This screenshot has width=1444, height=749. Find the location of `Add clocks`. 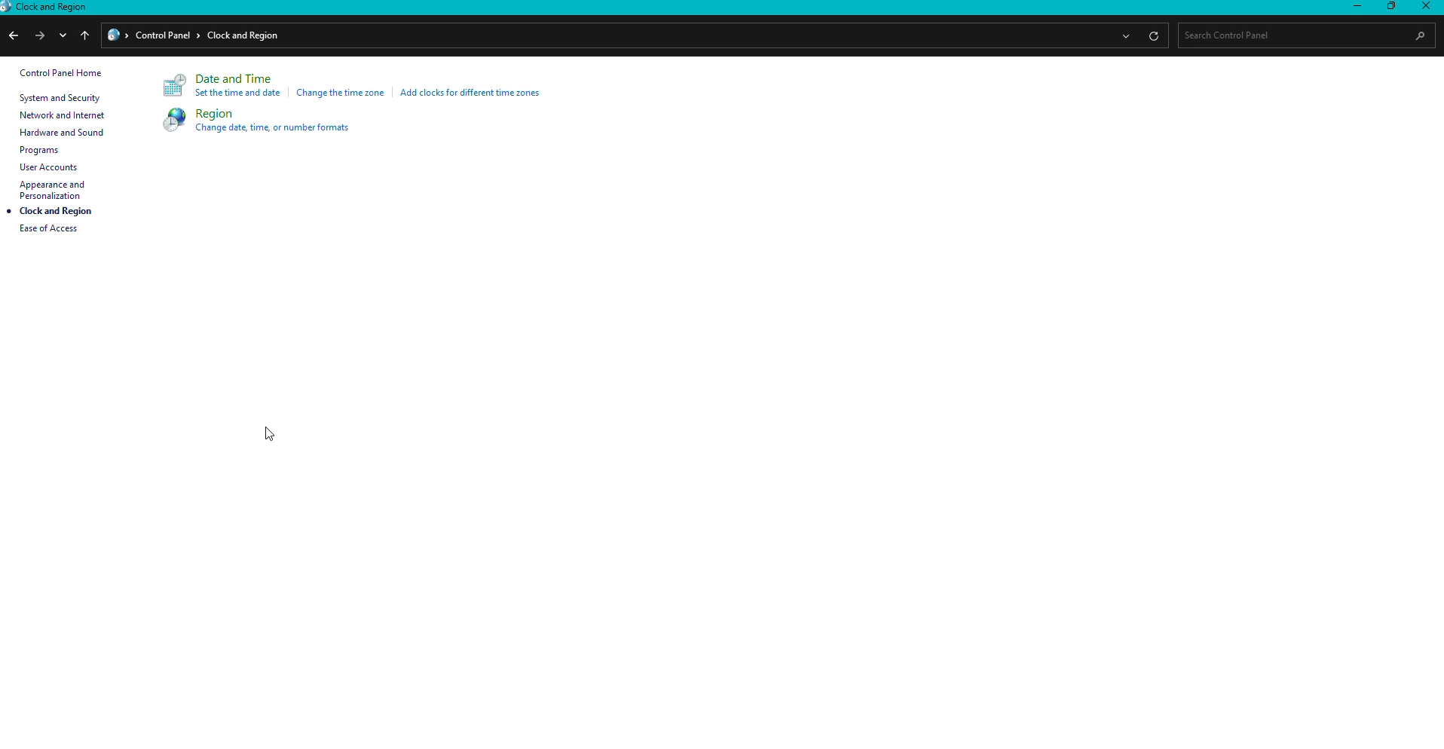

Add clocks is located at coordinates (474, 92).